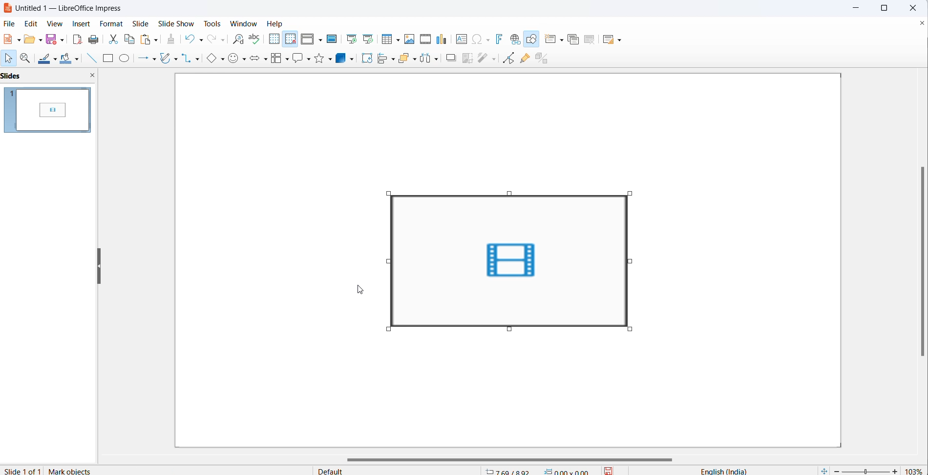 The image size is (928, 475). I want to click on selection markup, so click(387, 261).